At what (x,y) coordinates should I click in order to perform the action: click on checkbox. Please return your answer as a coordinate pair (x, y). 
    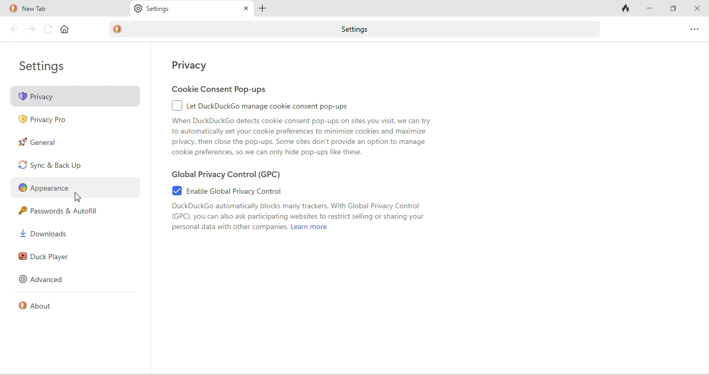
    Looking at the image, I should click on (175, 105).